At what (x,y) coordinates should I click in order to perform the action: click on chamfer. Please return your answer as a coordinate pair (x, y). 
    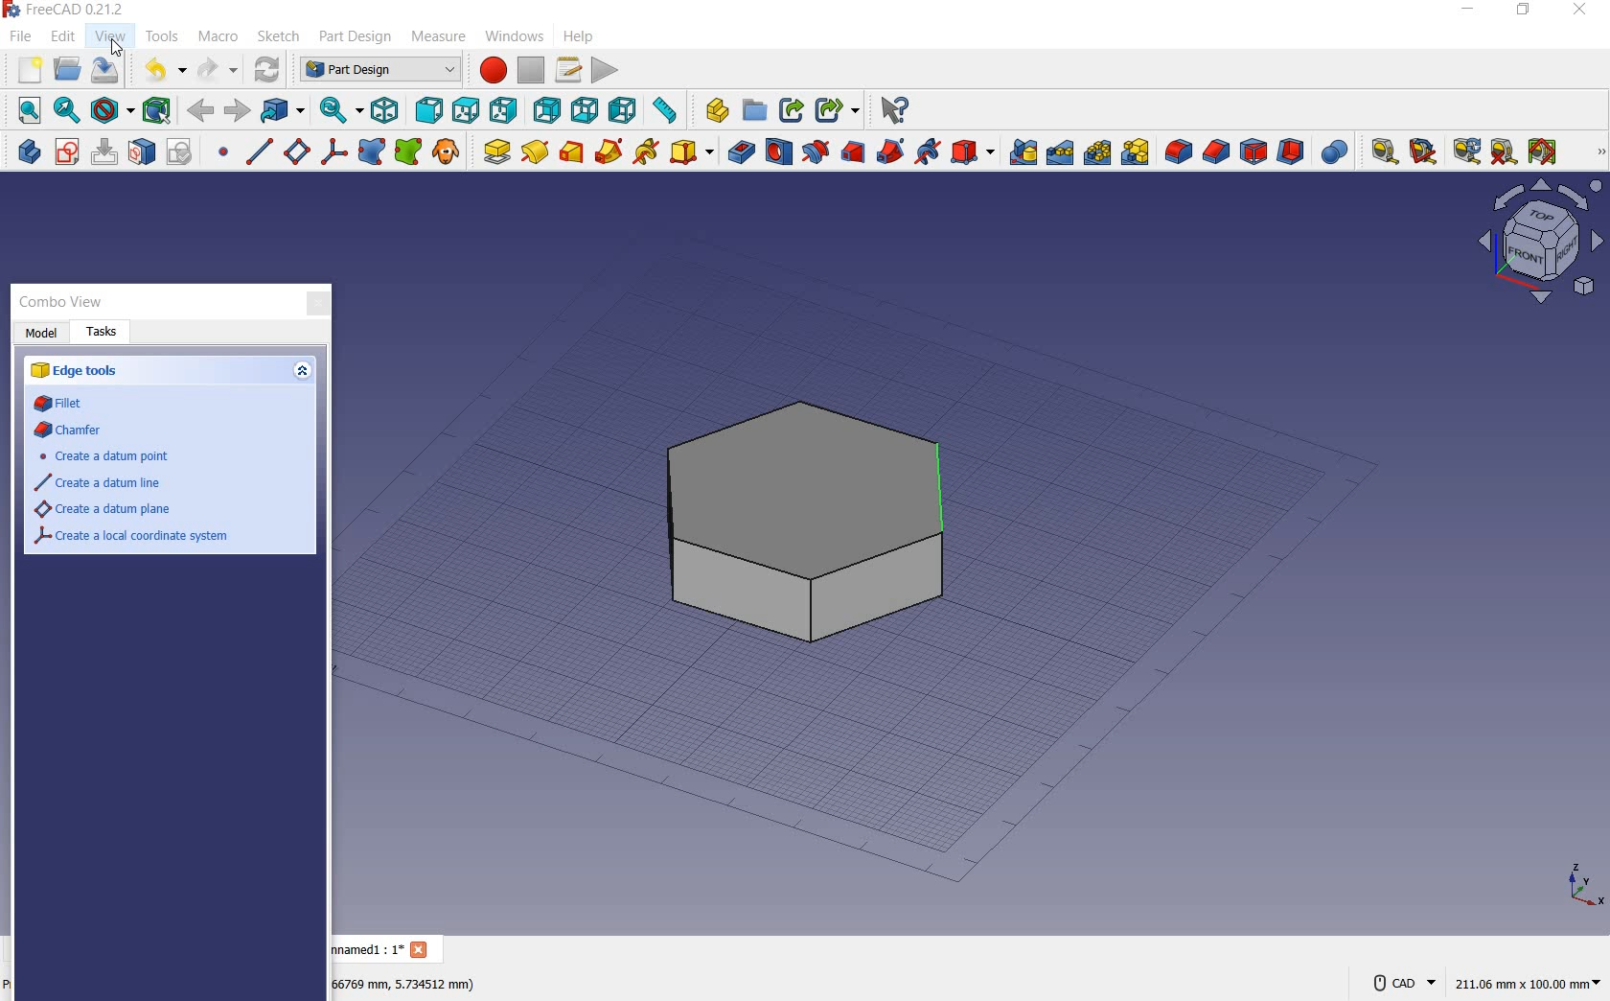
    Looking at the image, I should click on (71, 431).